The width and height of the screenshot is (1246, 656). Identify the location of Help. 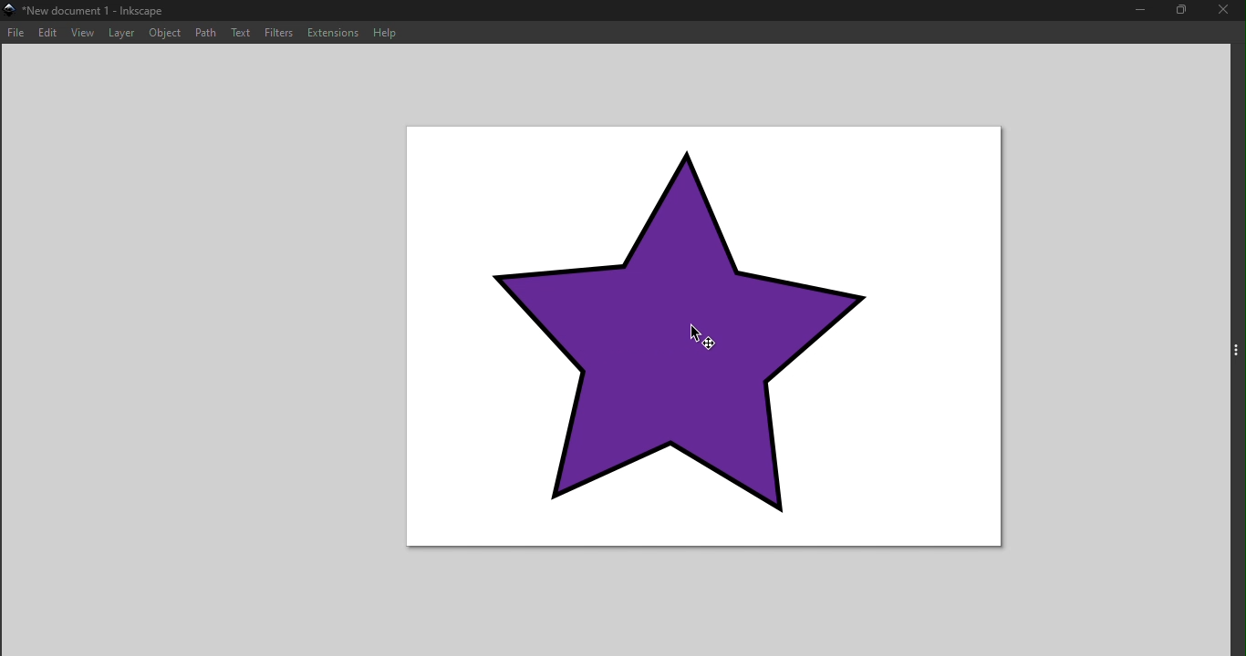
(386, 30).